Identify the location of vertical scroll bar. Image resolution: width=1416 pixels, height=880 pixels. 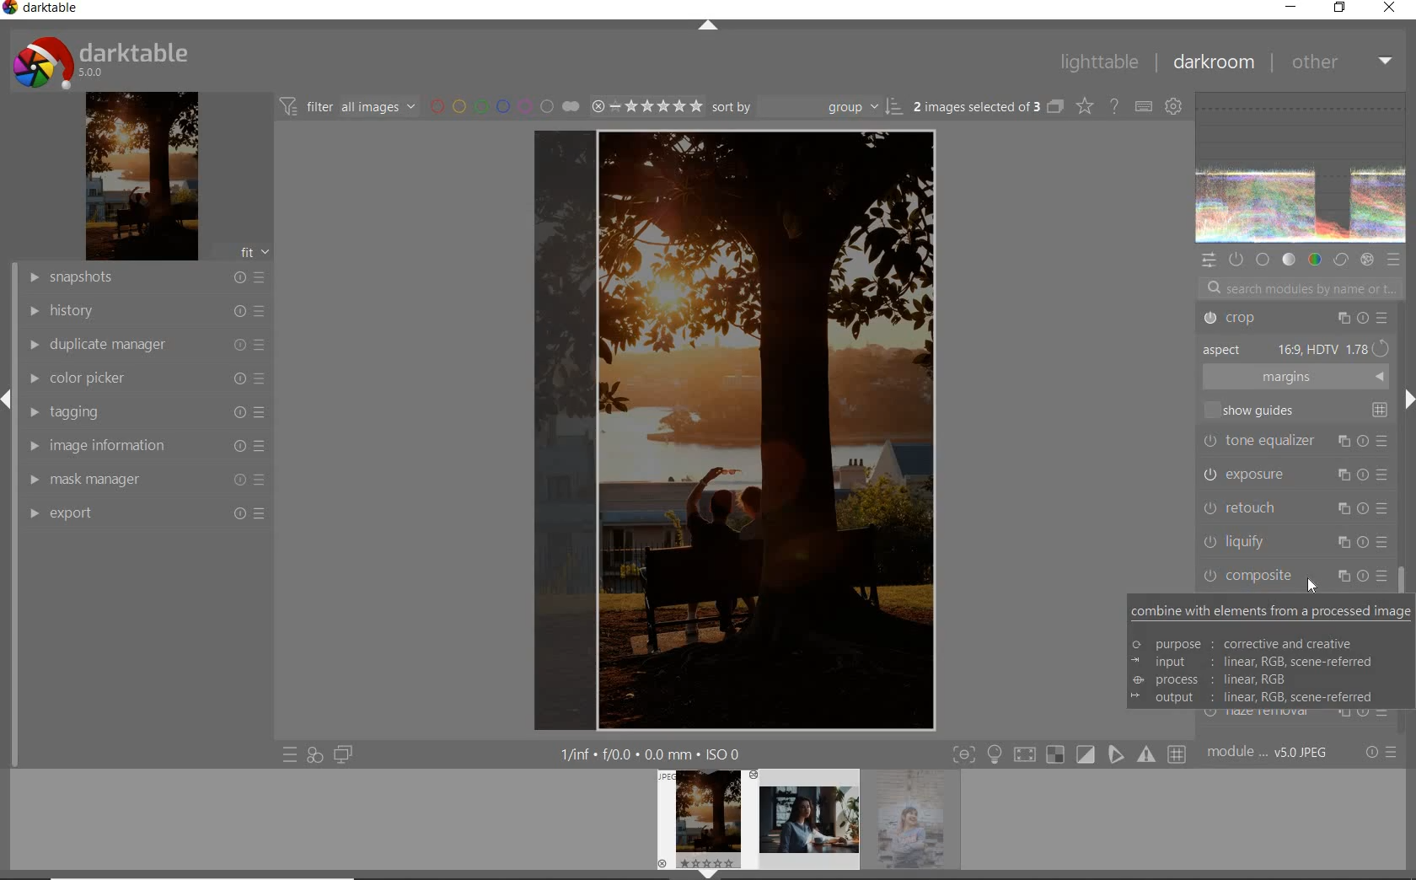
(8, 591).